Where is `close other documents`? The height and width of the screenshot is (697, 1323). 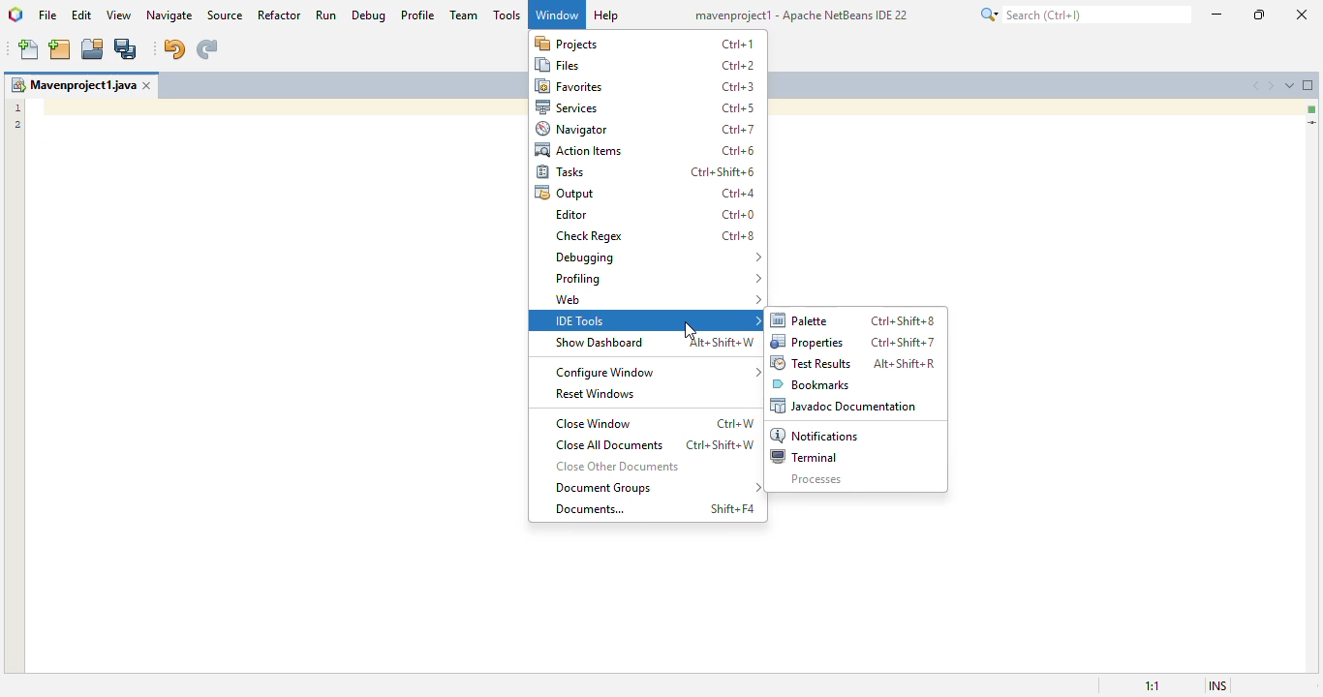
close other documents is located at coordinates (619, 466).